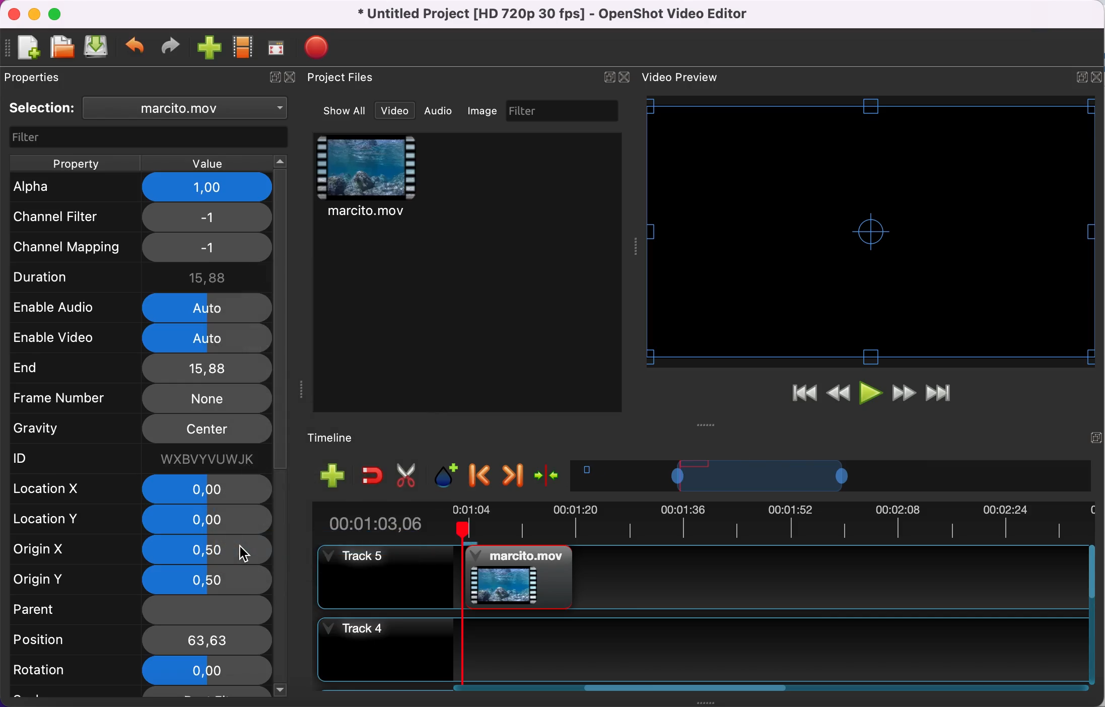 The width and height of the screenshot is (1105, 707). I want to click on clip name, so click(190, 107).